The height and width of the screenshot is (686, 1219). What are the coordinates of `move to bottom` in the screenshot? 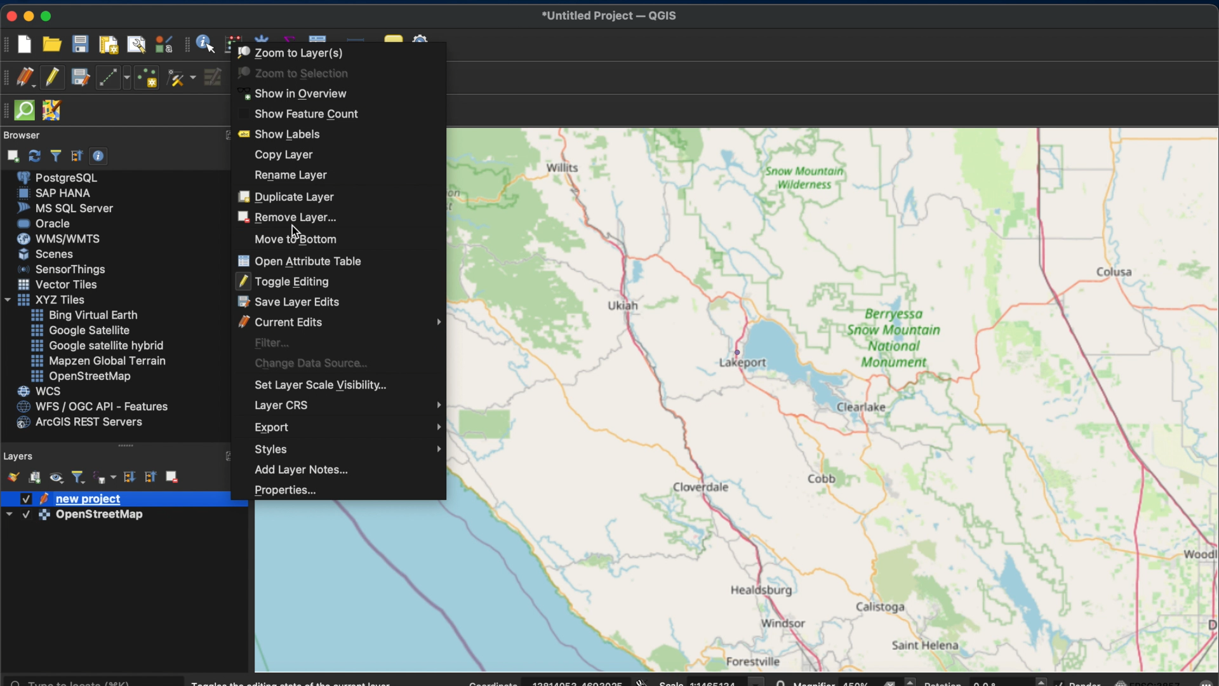 It's located at (293, 239).